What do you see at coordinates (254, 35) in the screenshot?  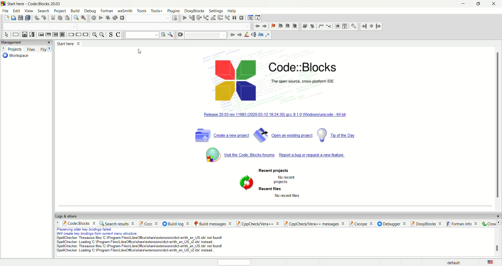 I see `selected text` at bounding box center [254, 35].